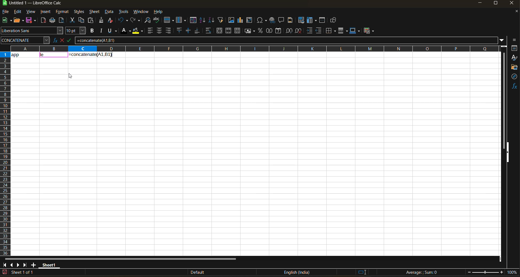 The height and width of the screenshot is (277, 520). I want to click on borders, so click(331, 31).